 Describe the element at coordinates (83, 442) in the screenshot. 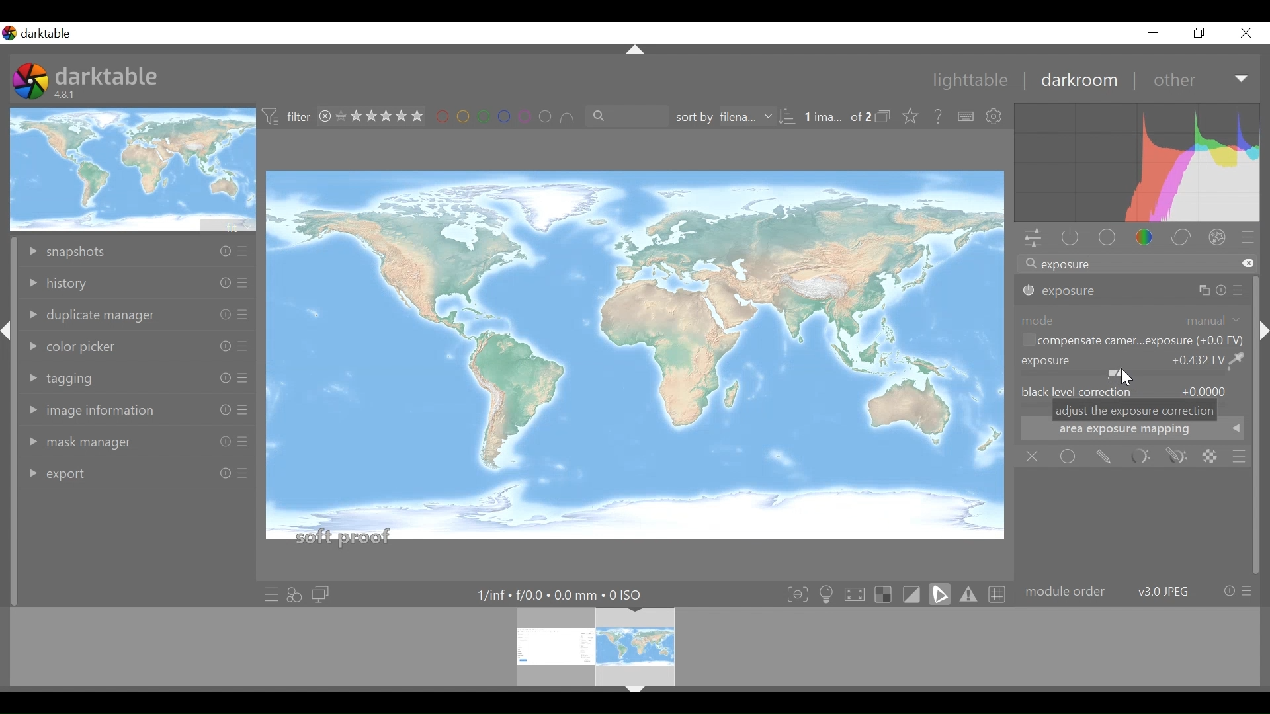

I see `mask manager` at that location.